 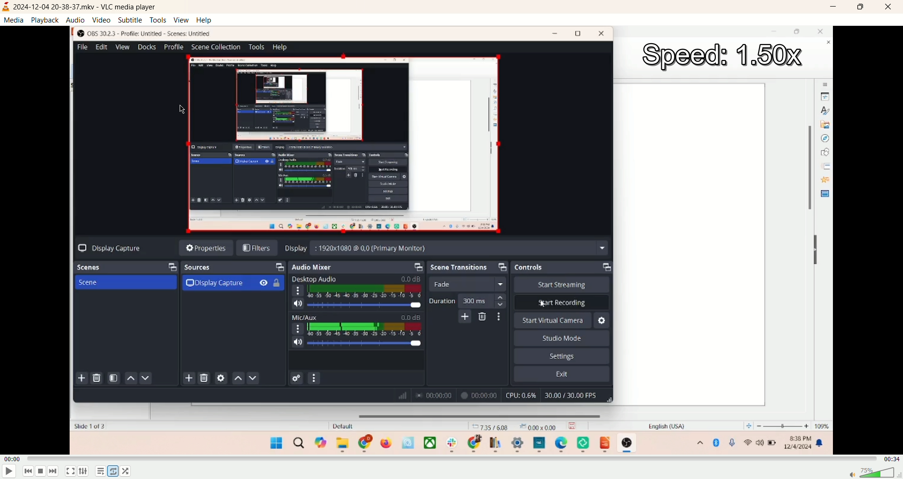 What do you see at coordinates (130, 20) in the screenshot?
I see `subtitle` at bounding box center [130, 20].